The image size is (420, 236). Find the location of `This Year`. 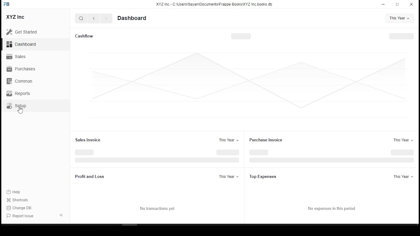

This Year is located at coordinates (228, 177).